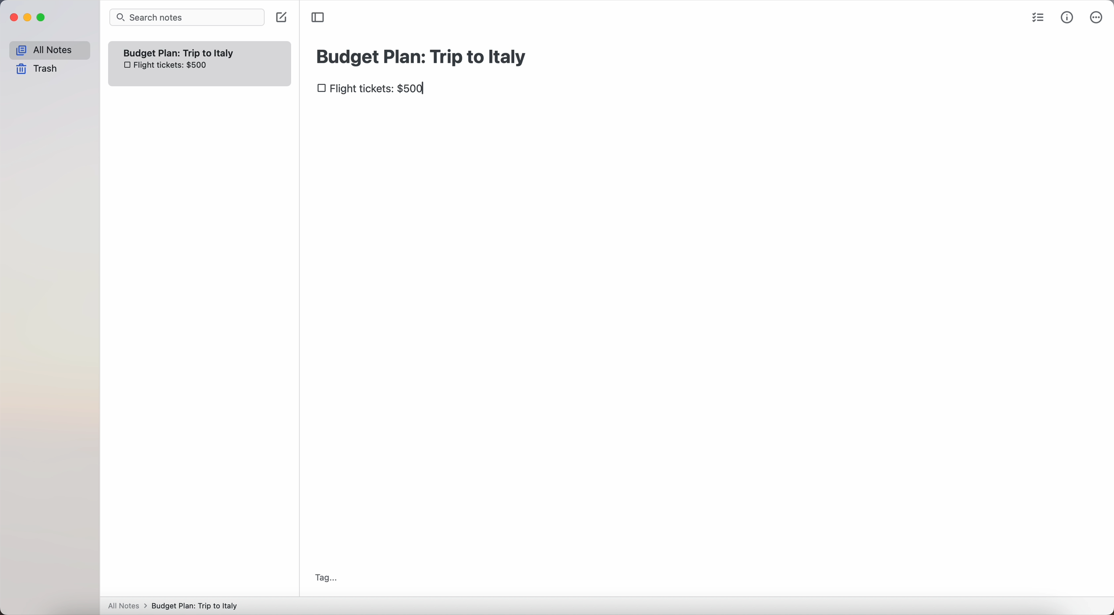  I want to click on flight tickets: $500, so click(164, 66).